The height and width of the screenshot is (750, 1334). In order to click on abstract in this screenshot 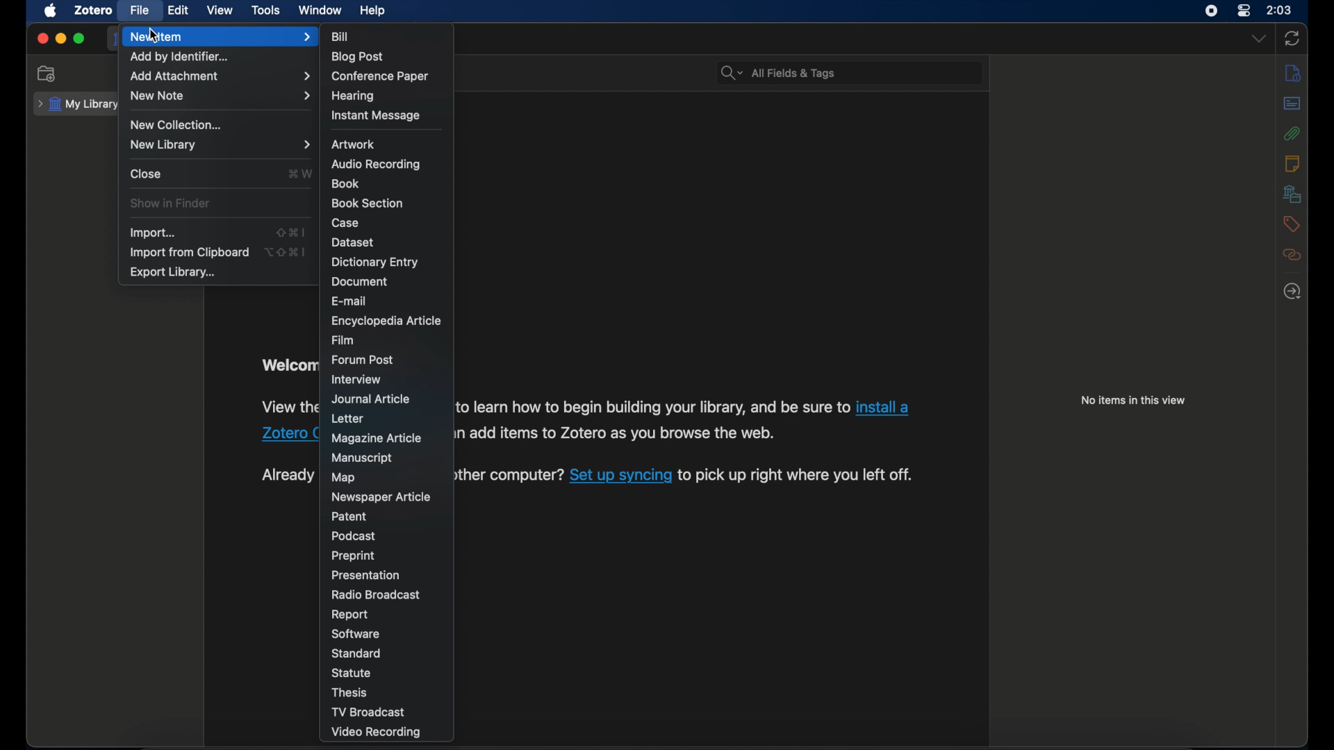, I will do `click(1292, 103)`.